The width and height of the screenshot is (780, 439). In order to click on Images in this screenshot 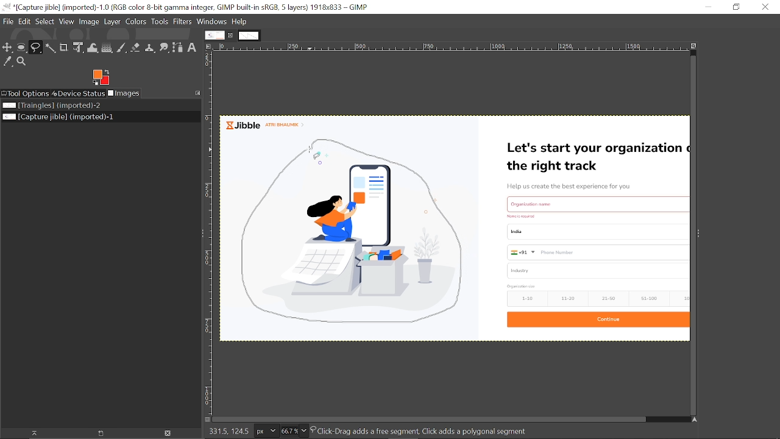, I will do `click(124, 93)`.